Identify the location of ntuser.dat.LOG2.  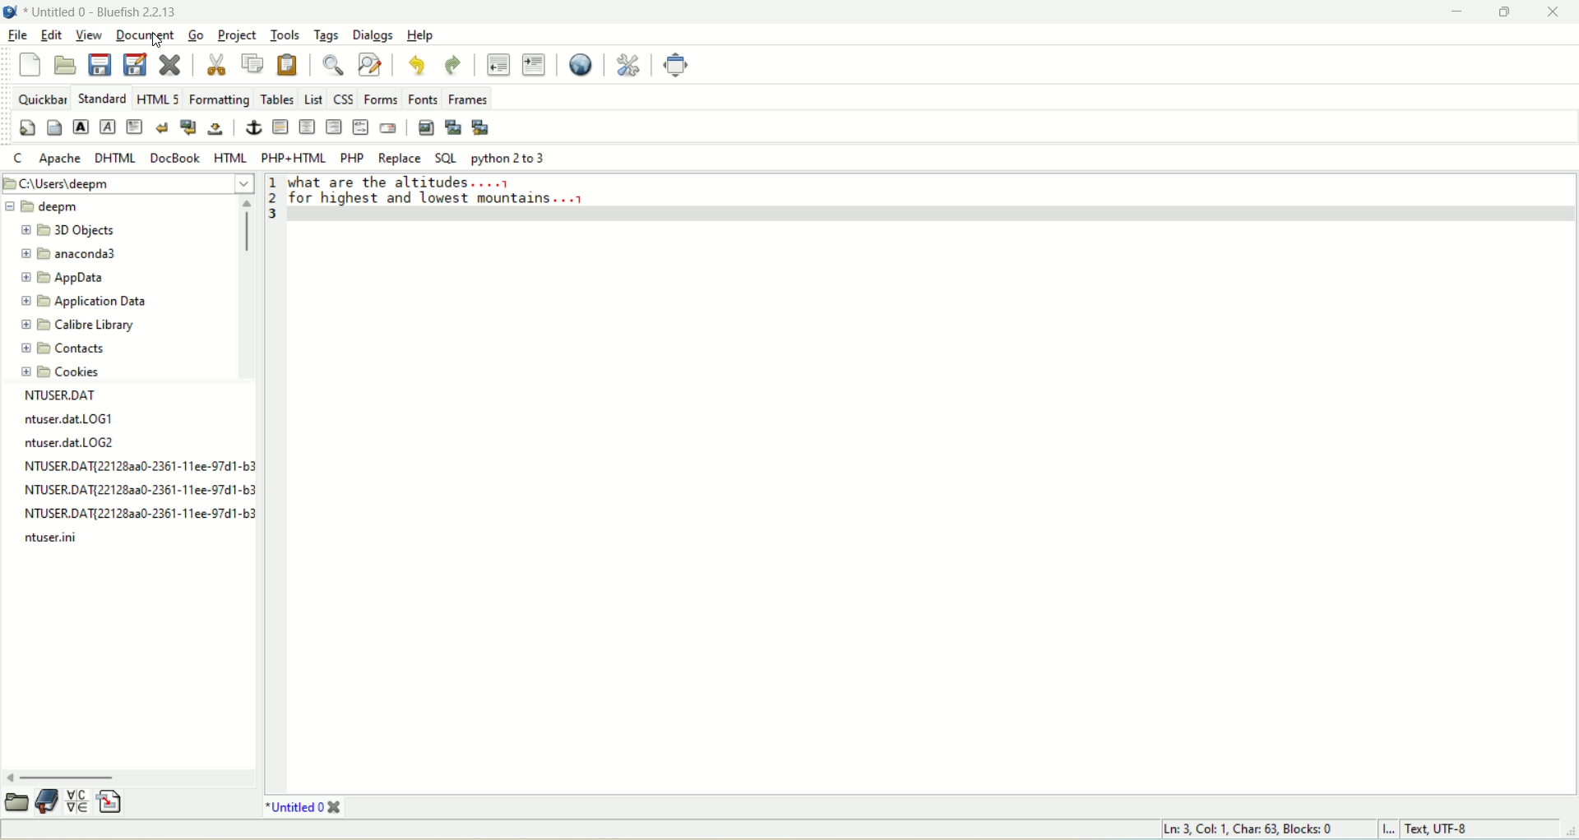
(81, 444).